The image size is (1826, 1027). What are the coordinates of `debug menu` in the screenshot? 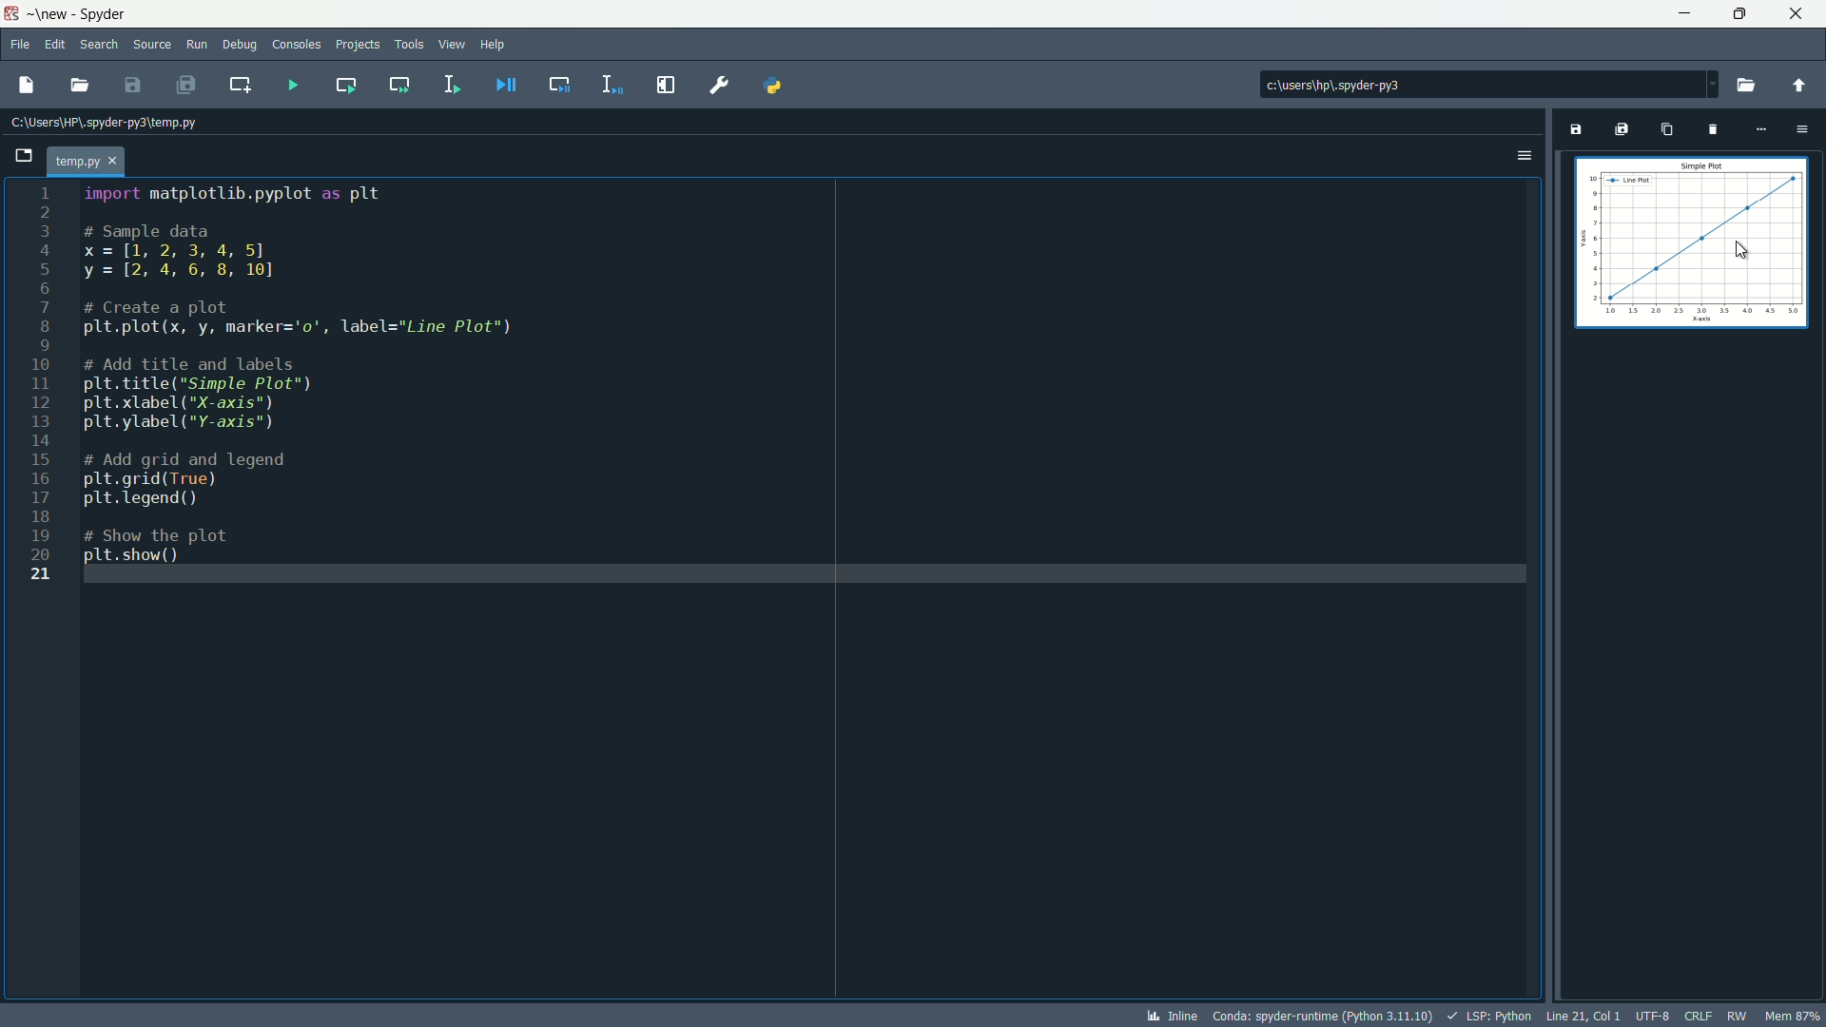 It's located at (240, 44).